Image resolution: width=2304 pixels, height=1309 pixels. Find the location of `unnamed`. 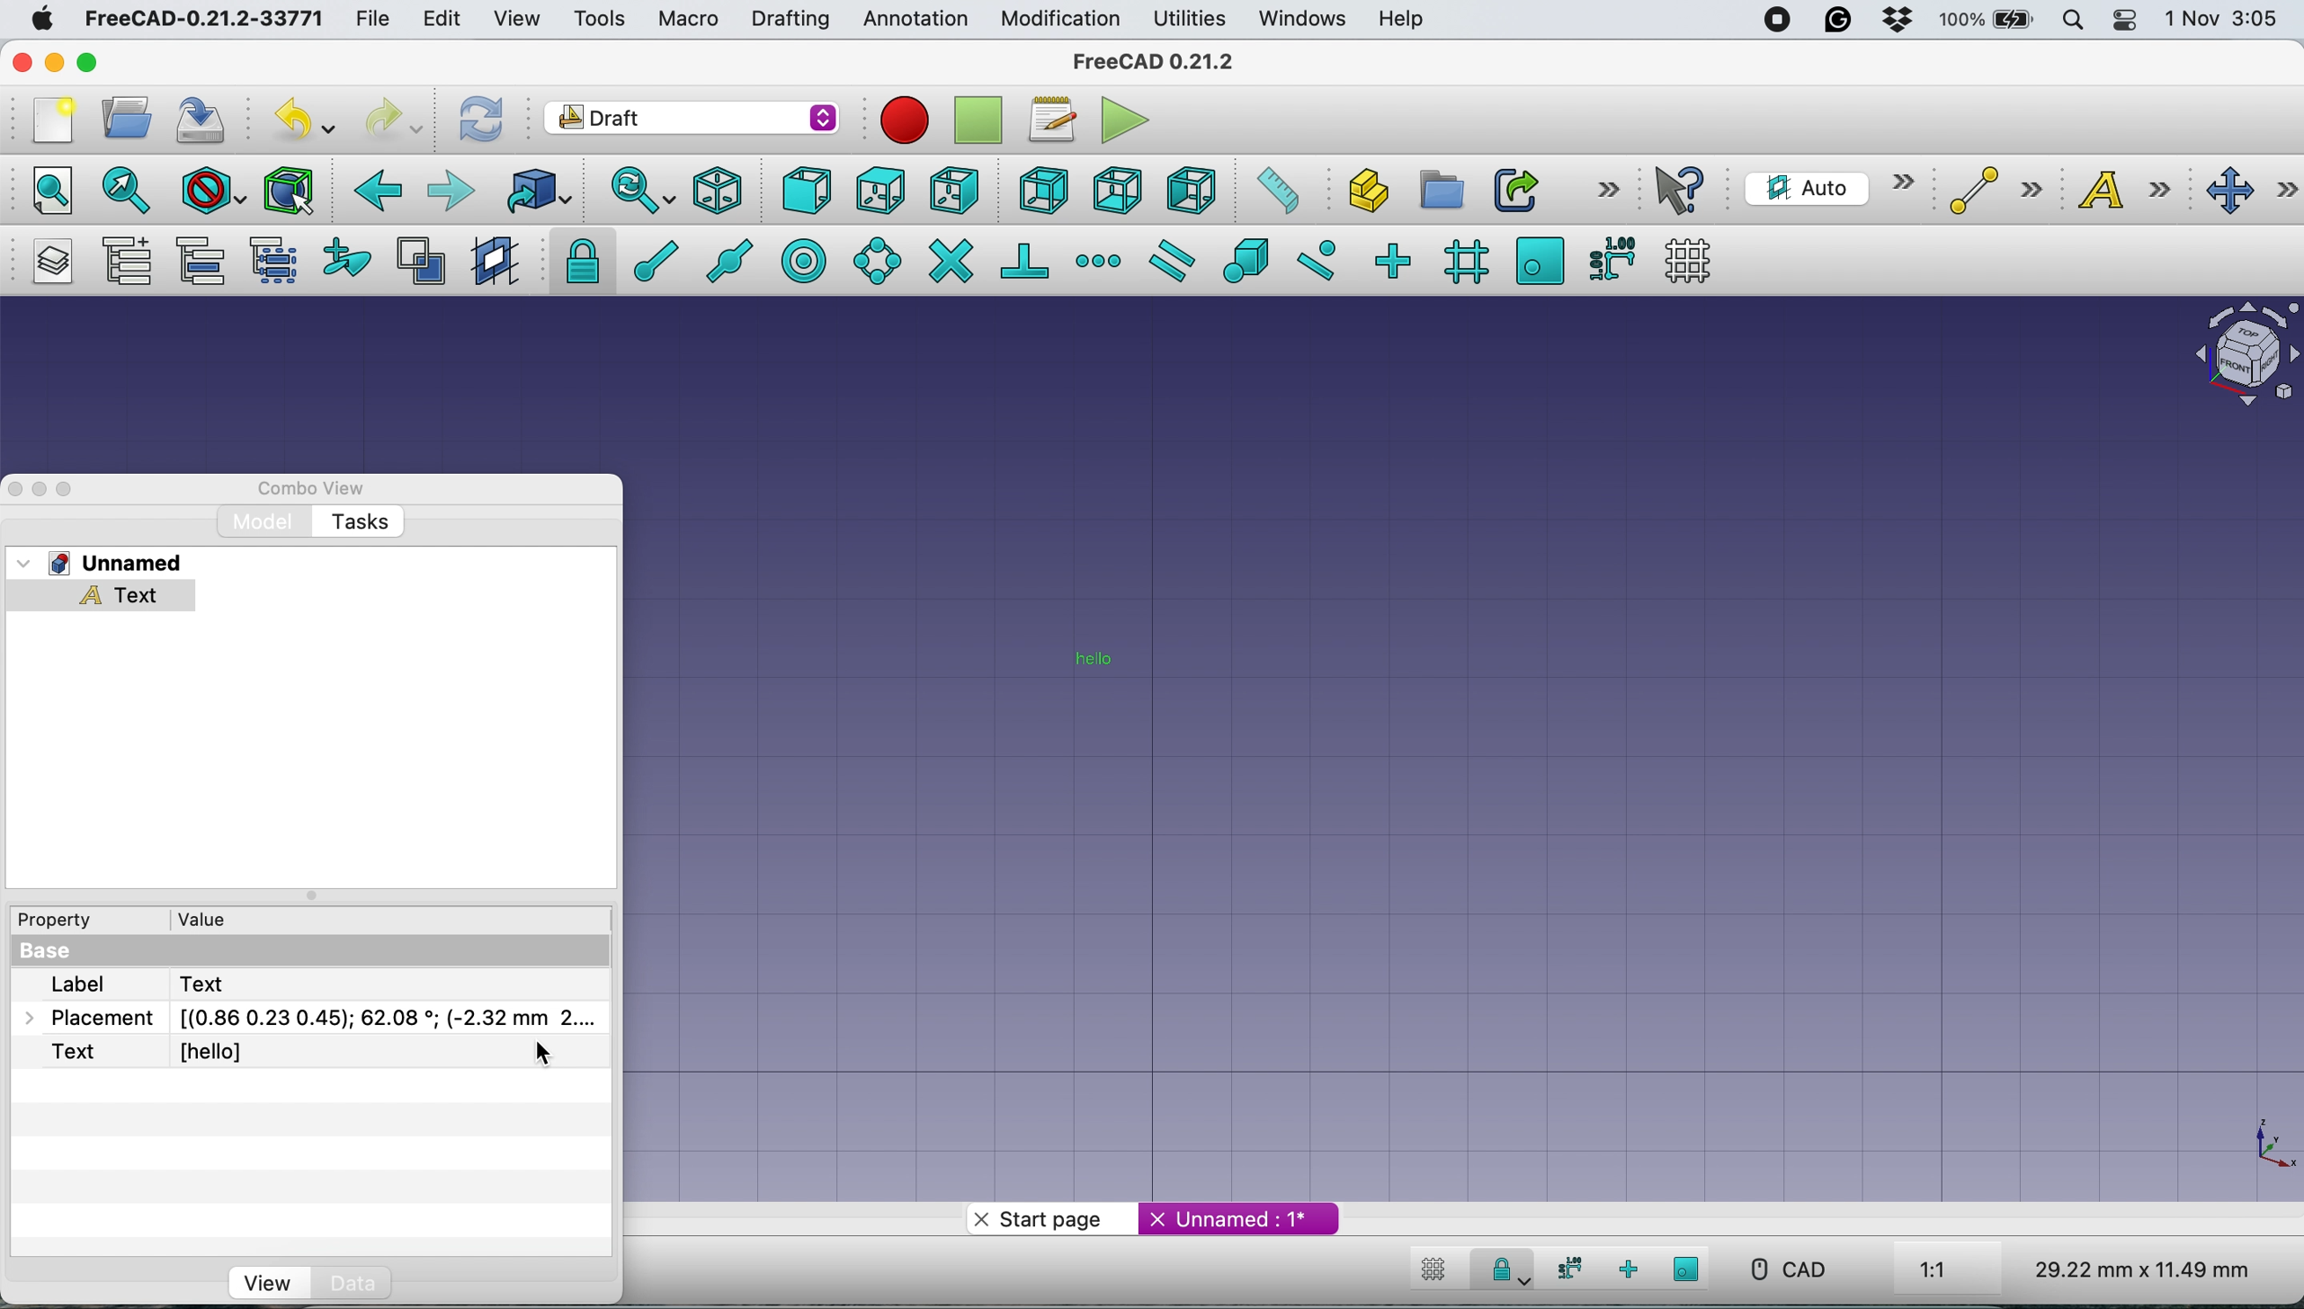

unnamed is located at coordinates (104, 562).